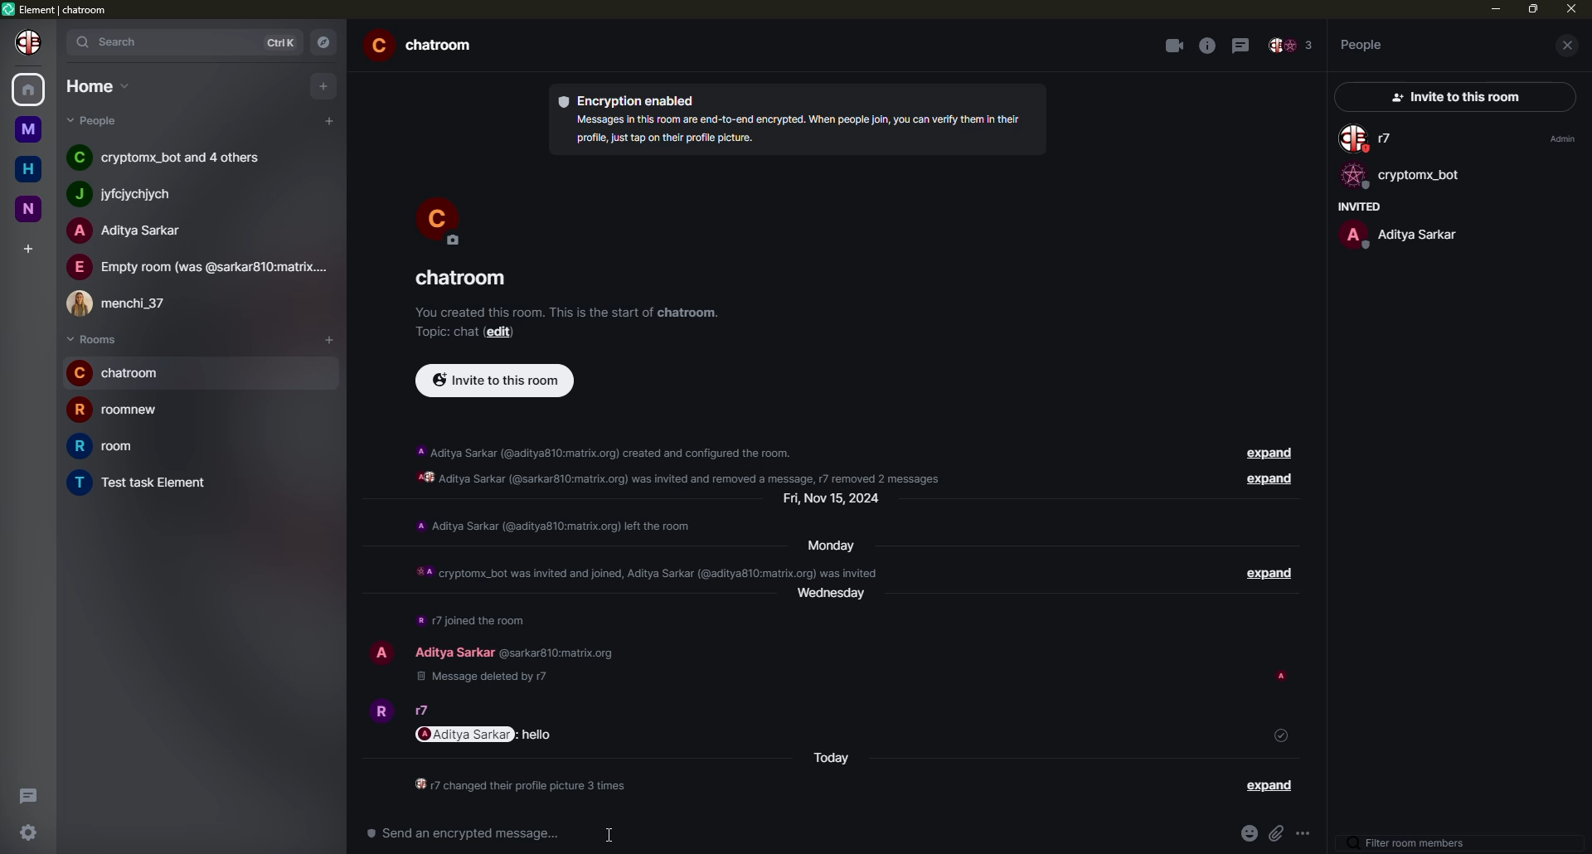  Describe the element at coordinates (1262, 575) in the screenshot. I see `expand` at that location.